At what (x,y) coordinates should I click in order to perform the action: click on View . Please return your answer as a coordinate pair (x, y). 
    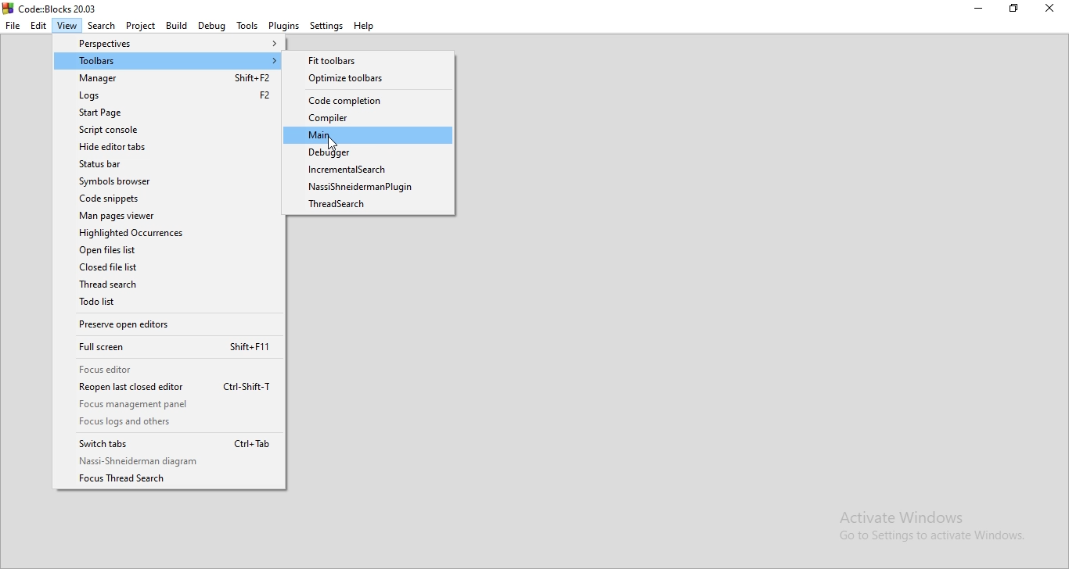
    Looking at the image, I should click on (67, 27).